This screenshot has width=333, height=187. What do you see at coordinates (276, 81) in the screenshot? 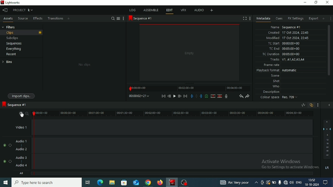
I see `Shot` at bounding box center [276, 81].